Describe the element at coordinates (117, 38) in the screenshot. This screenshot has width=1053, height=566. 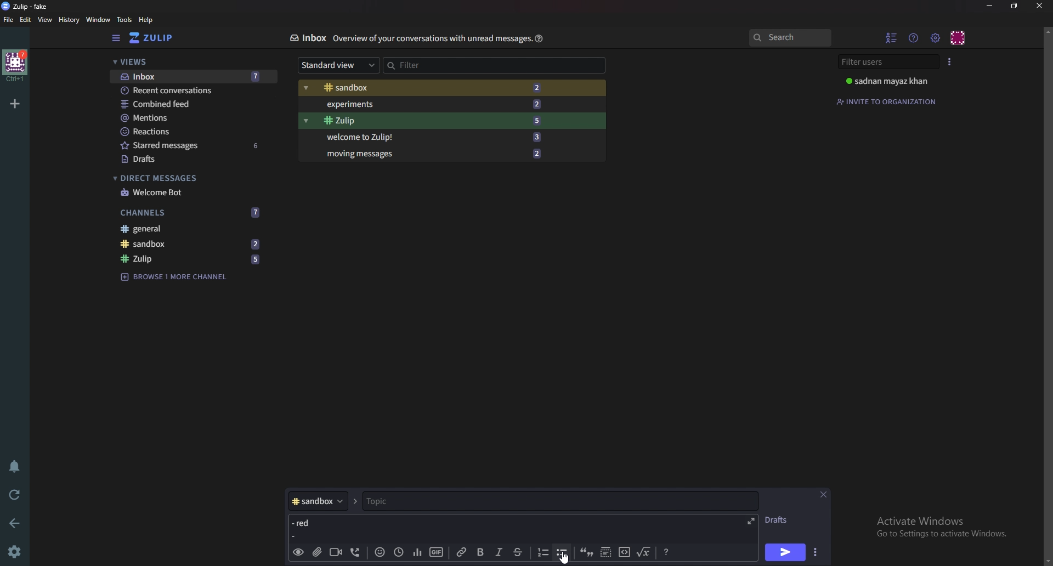
I see `Hide sidebar` at that location.